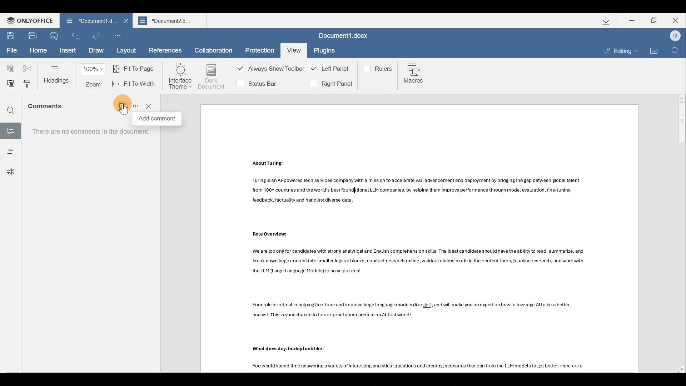  Describe the element at coordinates (678, 21) in the screenshot. I see `Close` at that location.